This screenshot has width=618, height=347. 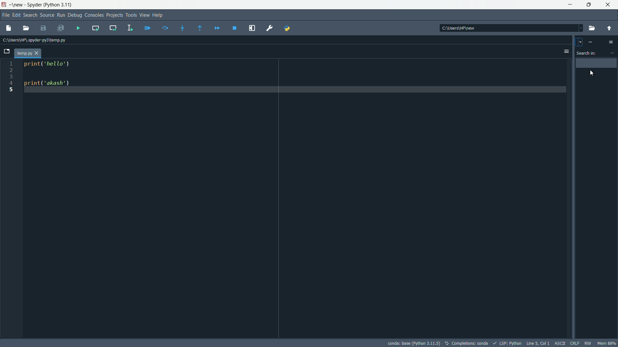 What do you see at coordinates (574, 343) in the screenshot?
I see `CRLF` at bounding box center [574, 343].